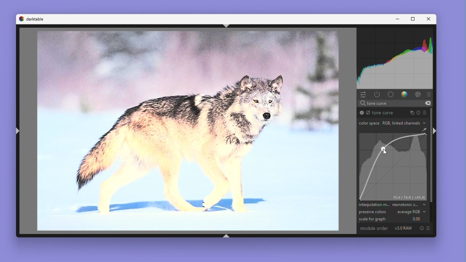 Image resolution: width=466 pixels, height=262 pixels. Describe the element at coordinates (397, 19) in the screenshot. I see `Minimise` at that location.